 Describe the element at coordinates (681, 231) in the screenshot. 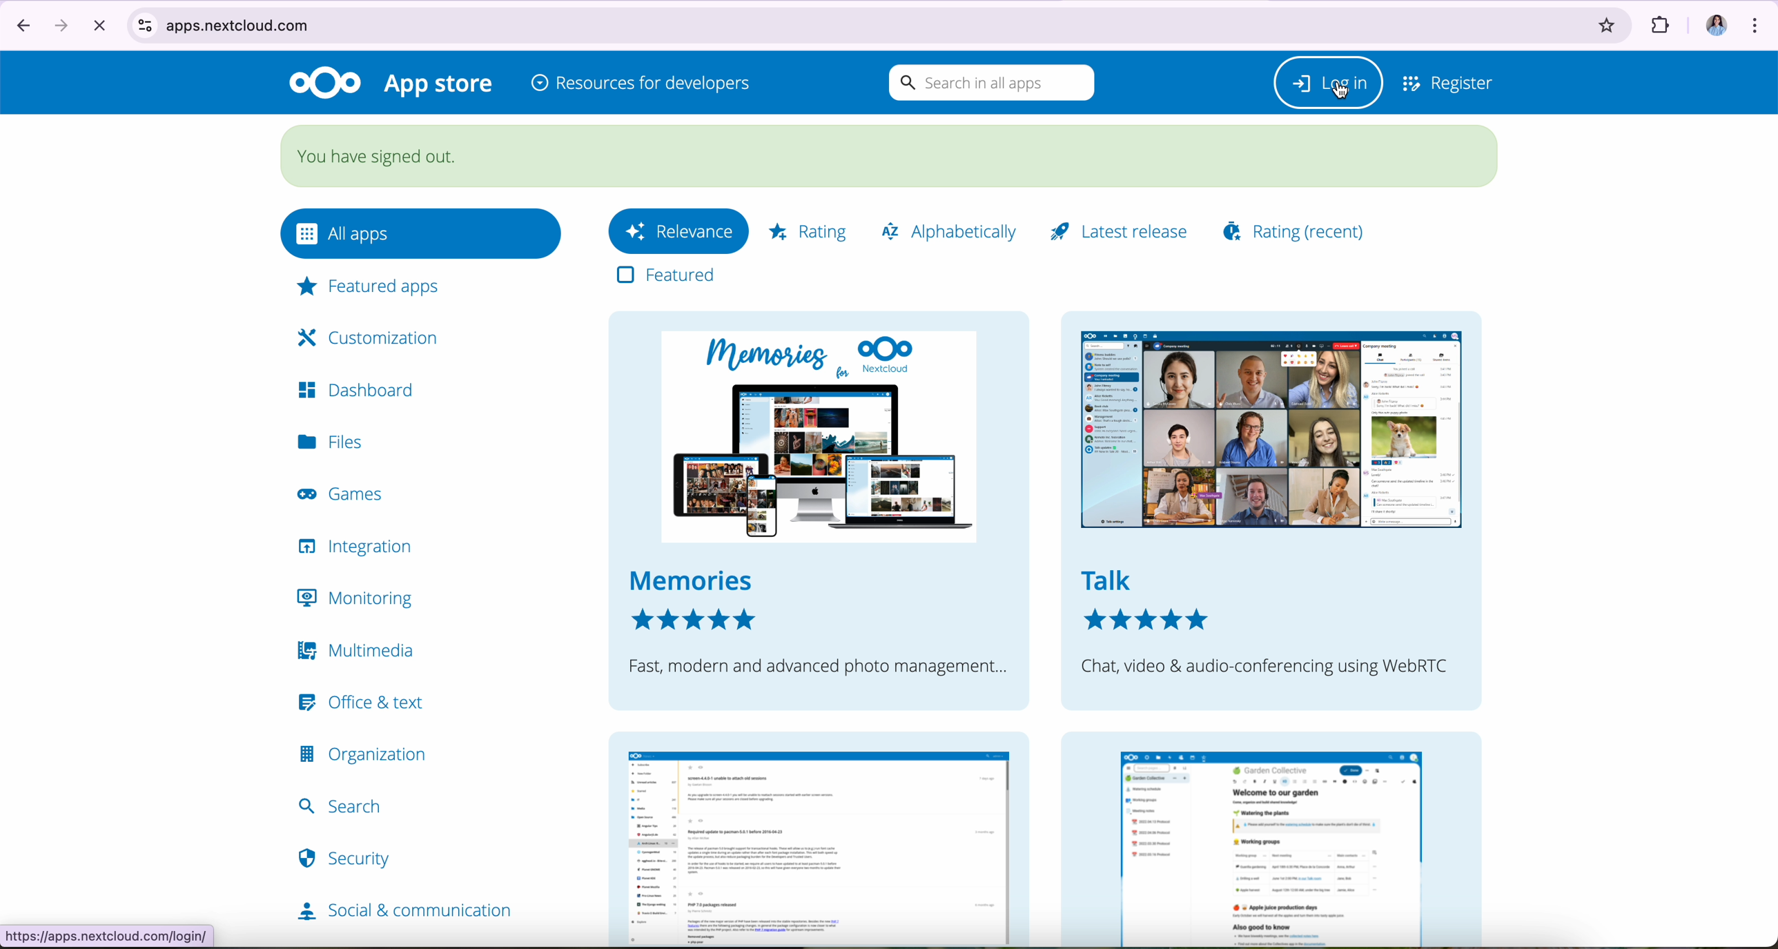

I see `relevance button` at that location.